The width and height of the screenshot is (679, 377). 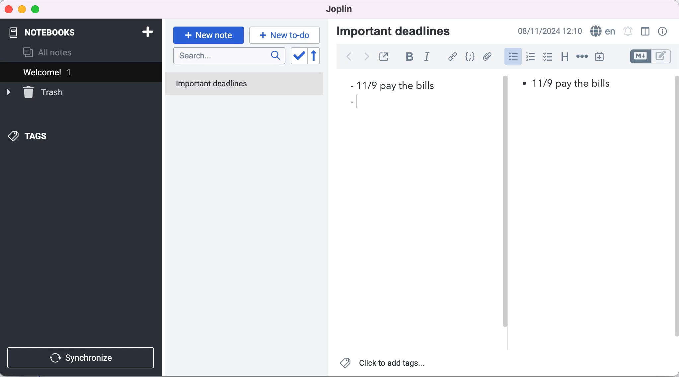 What do you see at coordinates (246, 84) in the screenshot?
I see `important deadlines note` at bounding box center [246, 84].